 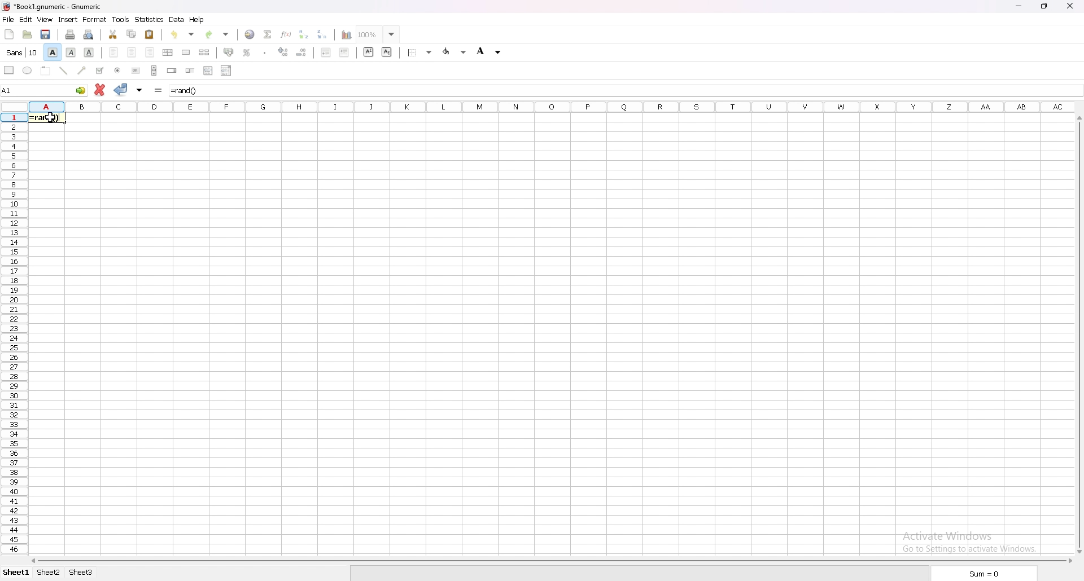 I want to click on thousand separator, so click(x=265, y=52).